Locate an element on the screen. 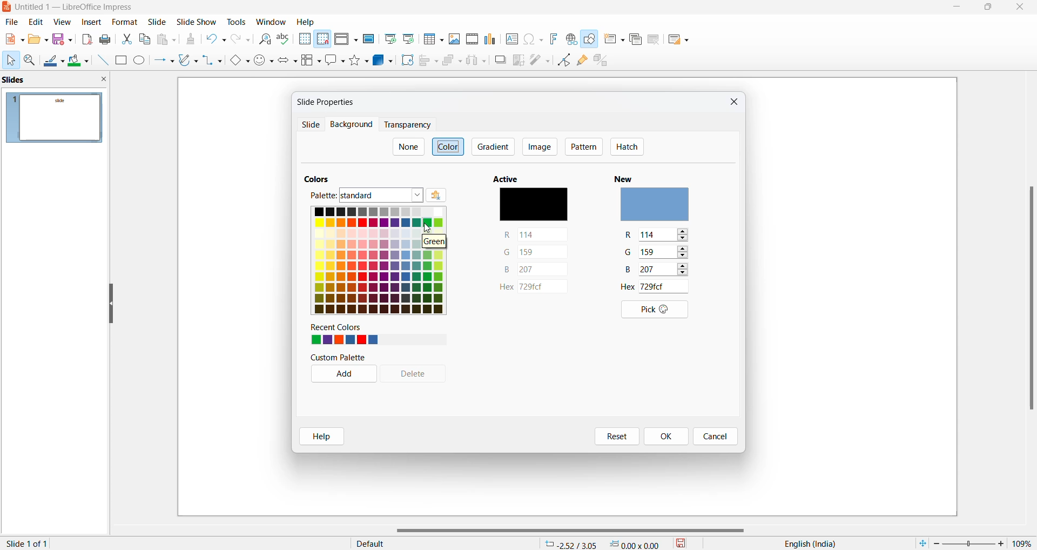 The width and height of the screenshot is (1037, 550). maximize is located at coordinates (989, 9).